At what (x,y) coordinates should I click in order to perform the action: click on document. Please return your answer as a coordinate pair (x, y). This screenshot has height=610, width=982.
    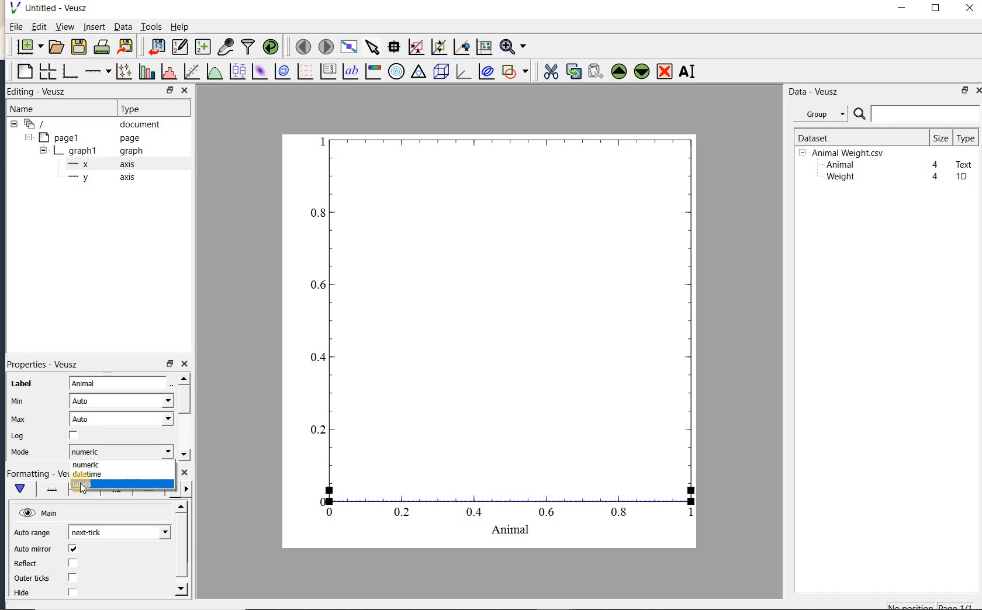
    Looking at the image, I should click on (89, 124).